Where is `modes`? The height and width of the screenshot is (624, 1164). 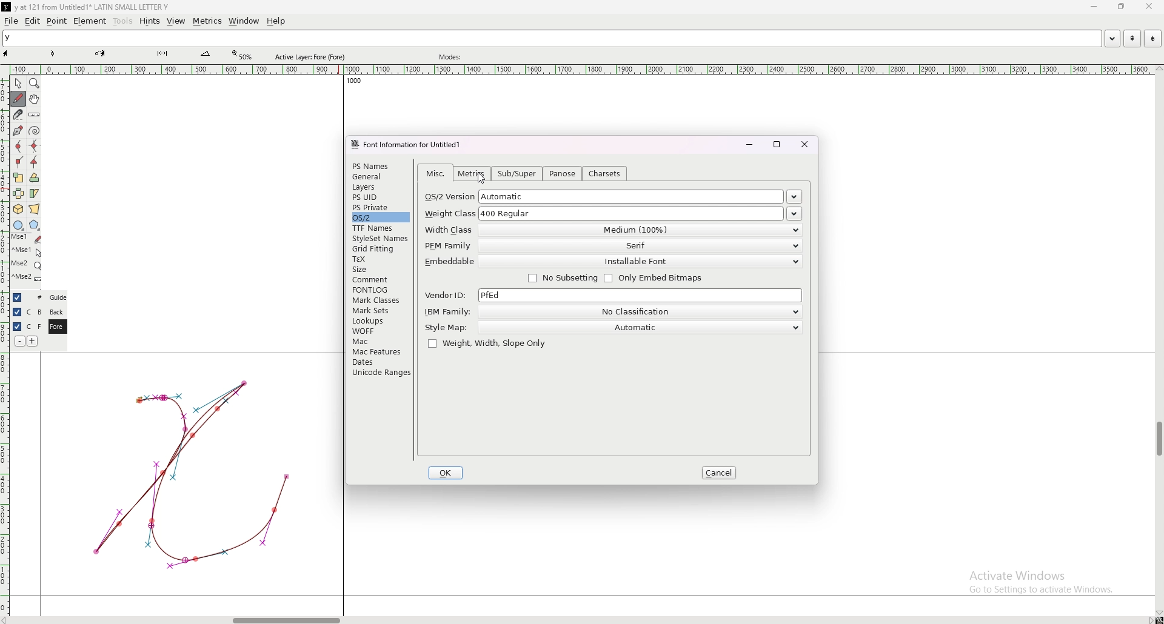
modes is located at coordinates (452, 57).